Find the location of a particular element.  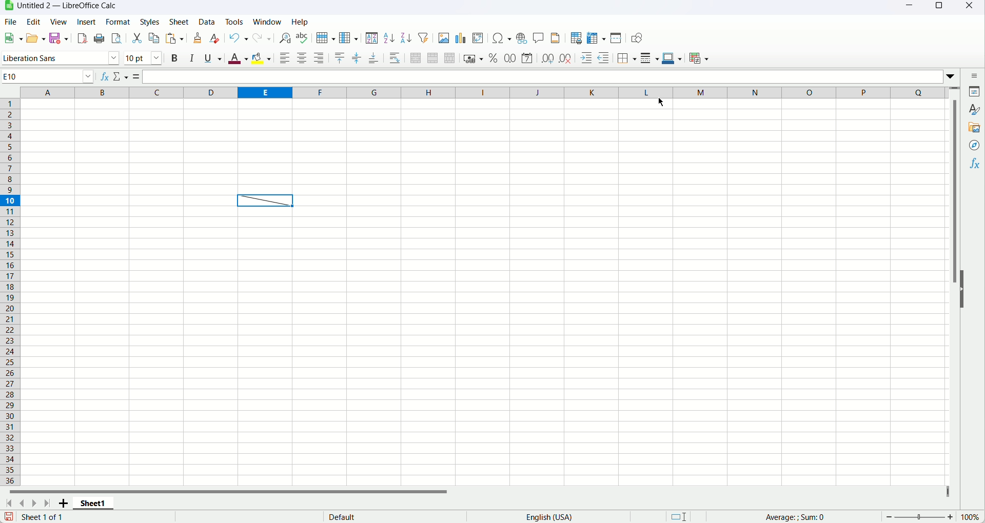

Sort descending is located at coordinates (406, 37).